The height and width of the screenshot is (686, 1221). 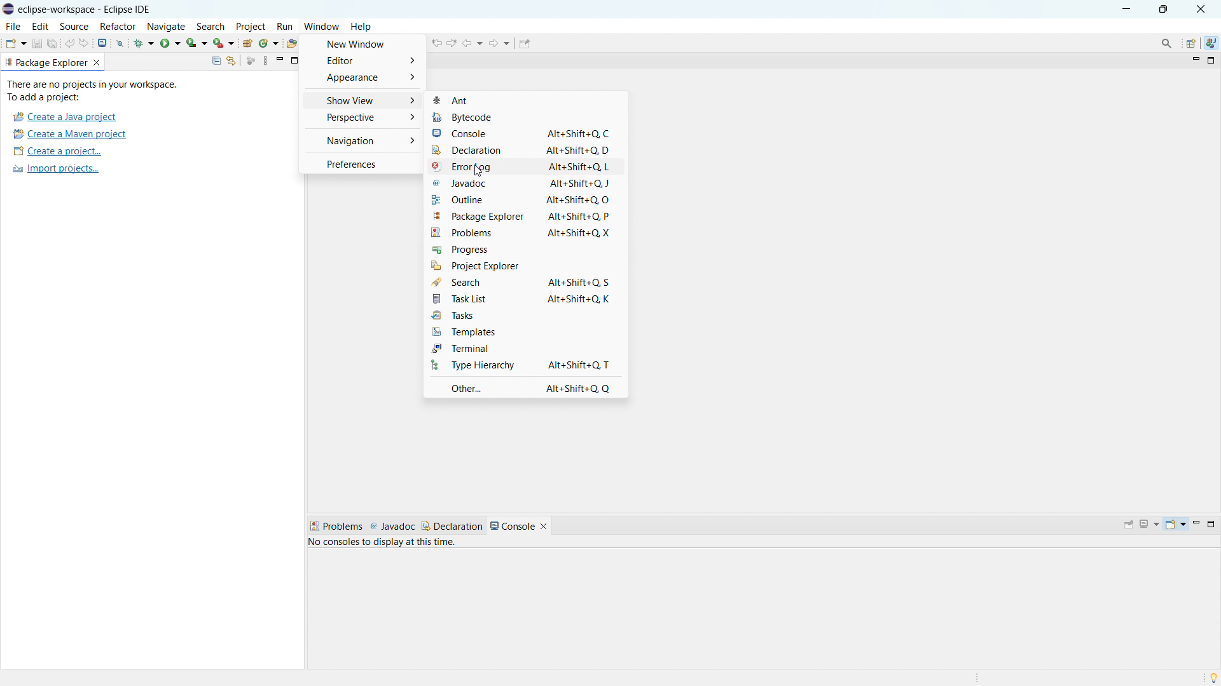 What do you see at coordinates (524, 151) in the screenshot?
I see `Declaration    Alt+Shift+Q, D` at bounding box center [524, 151].